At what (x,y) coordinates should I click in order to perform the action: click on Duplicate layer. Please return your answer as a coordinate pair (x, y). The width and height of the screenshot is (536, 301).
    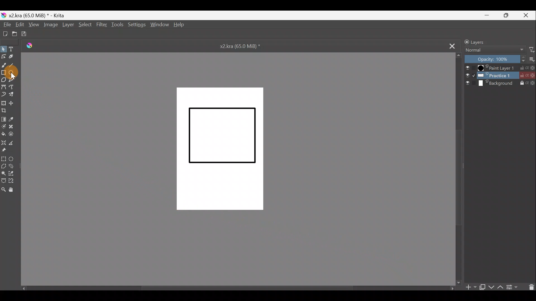
    Looking at the image, I should click on (483, 286).